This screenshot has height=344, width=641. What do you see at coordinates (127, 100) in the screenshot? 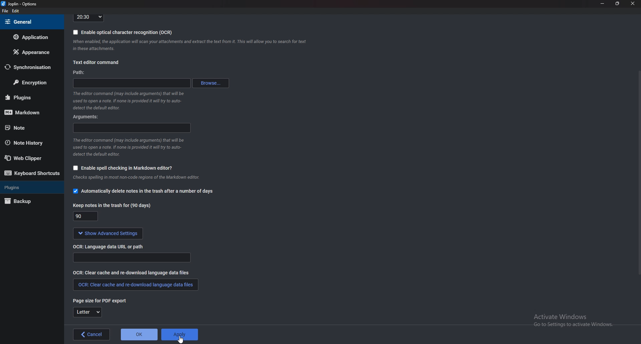
I see `Info on editor command` at bounding box center [127, 100].